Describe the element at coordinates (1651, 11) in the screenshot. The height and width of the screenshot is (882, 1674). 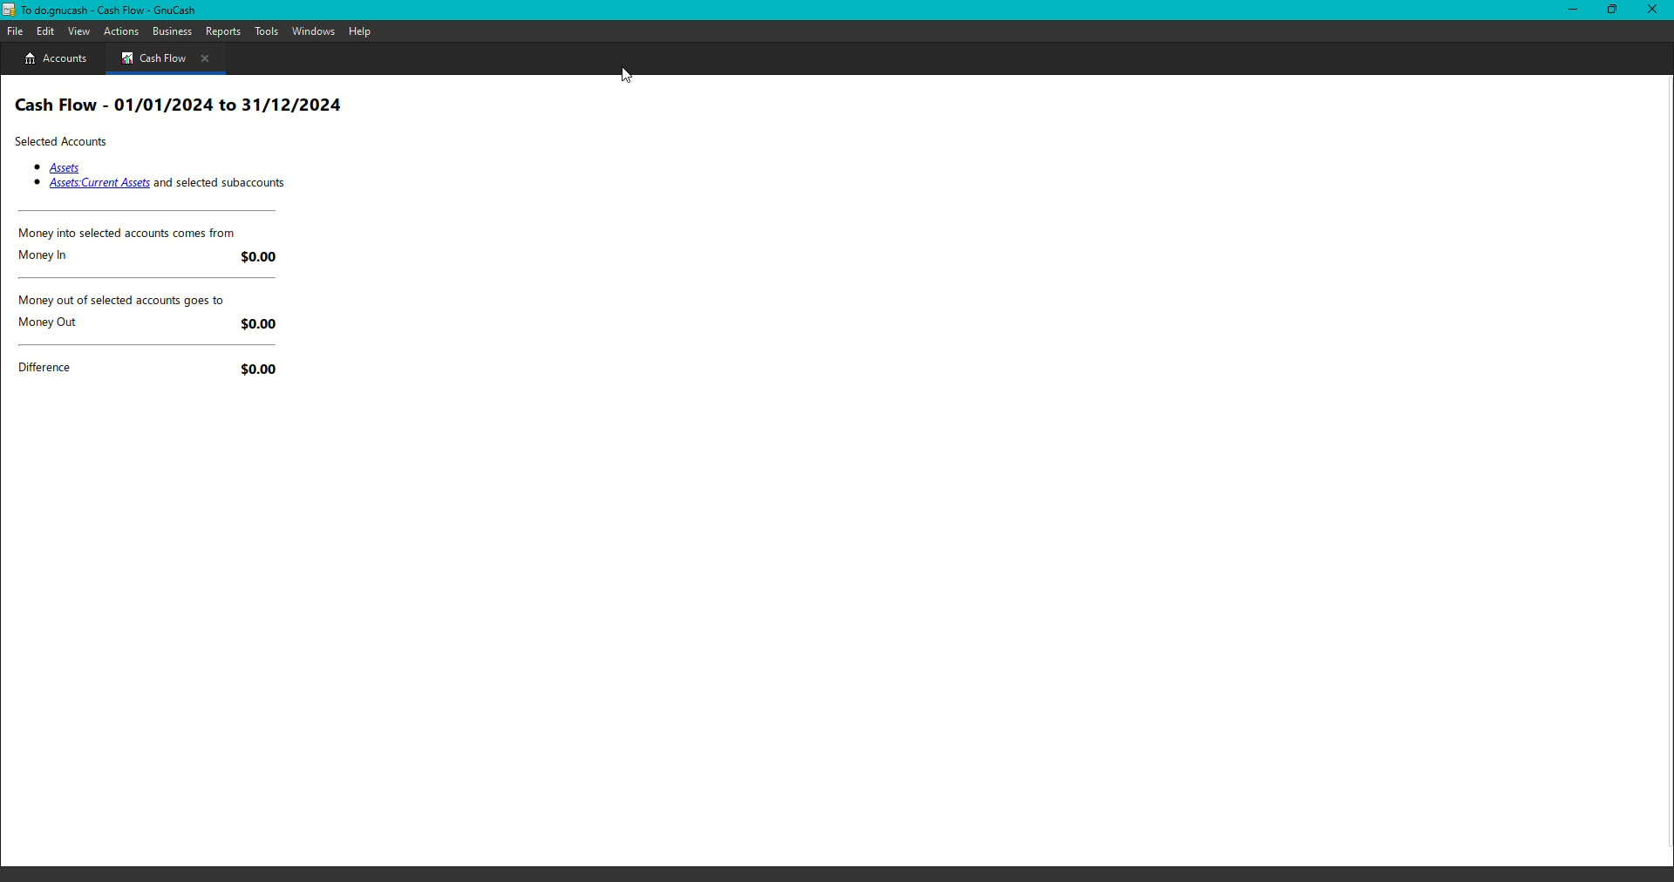
I see `Close` at that location.